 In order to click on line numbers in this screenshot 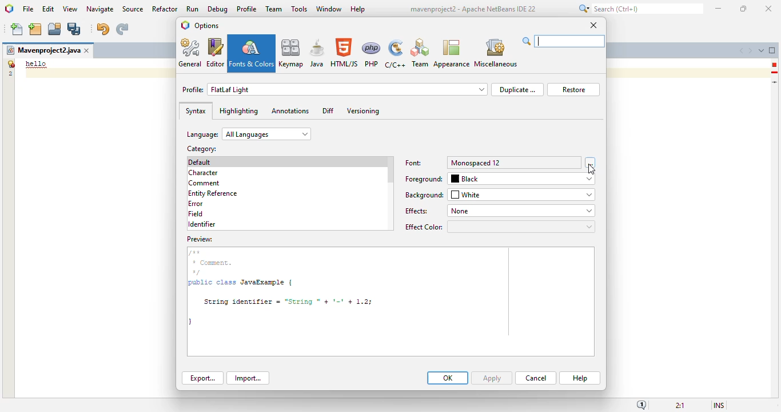, I will do `click(10, 68)`.